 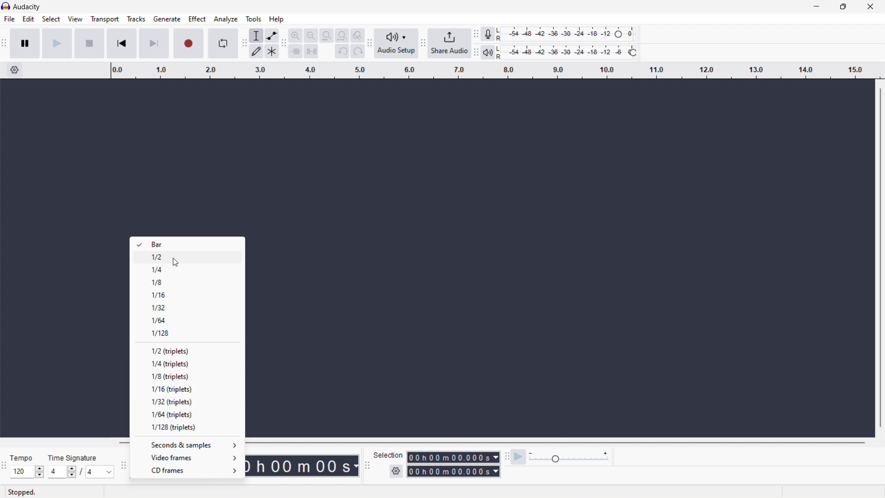 I want to click on minimize, so click(x=815, y=7).